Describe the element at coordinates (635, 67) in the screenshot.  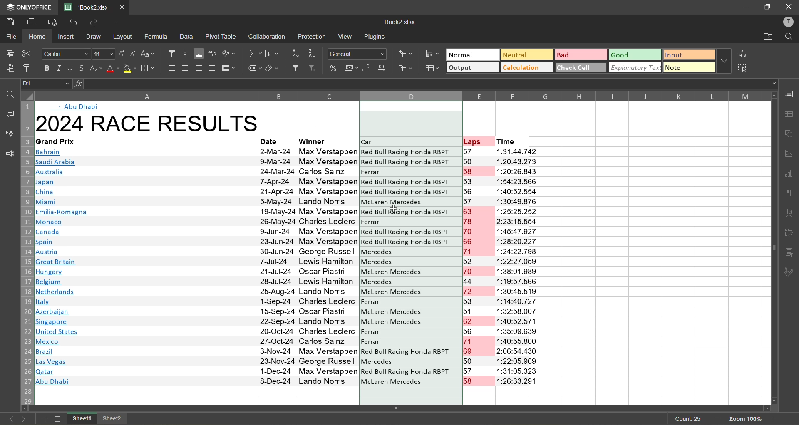
I see `explanatory text` at that location.